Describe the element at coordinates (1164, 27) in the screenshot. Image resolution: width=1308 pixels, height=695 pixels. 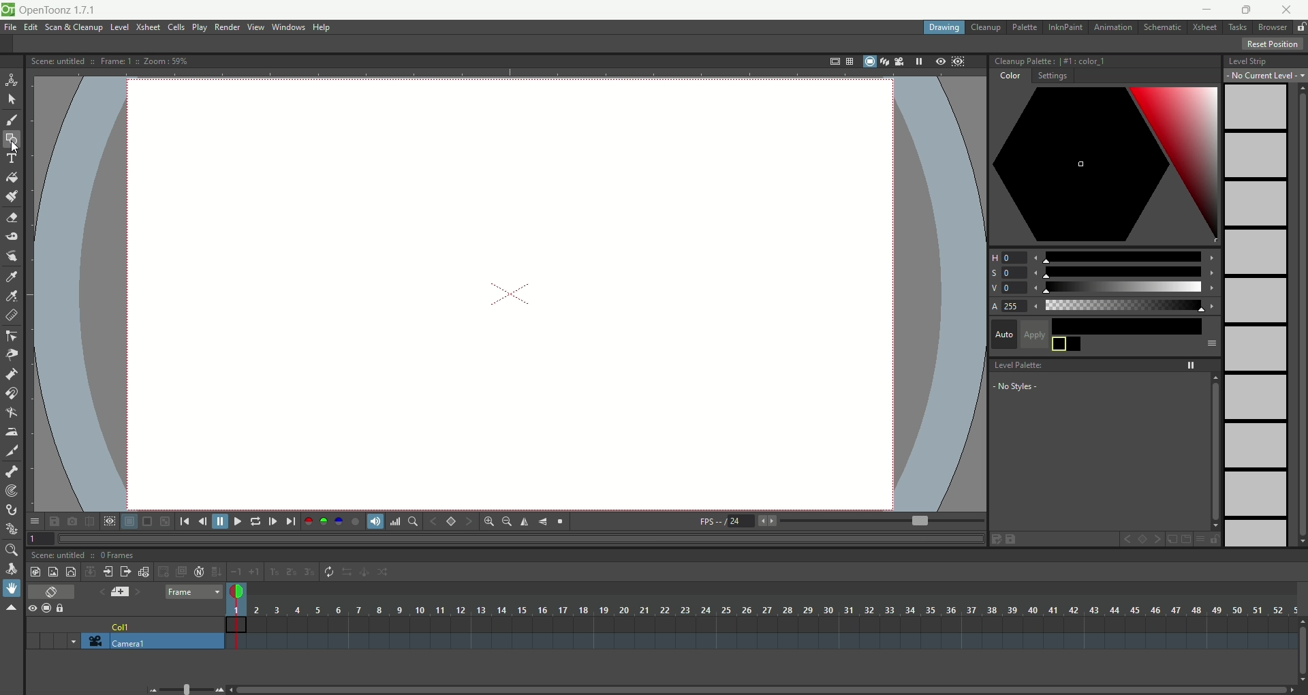
I see `schematic` at that location.